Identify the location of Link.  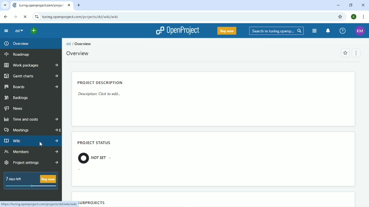
(39, 204).